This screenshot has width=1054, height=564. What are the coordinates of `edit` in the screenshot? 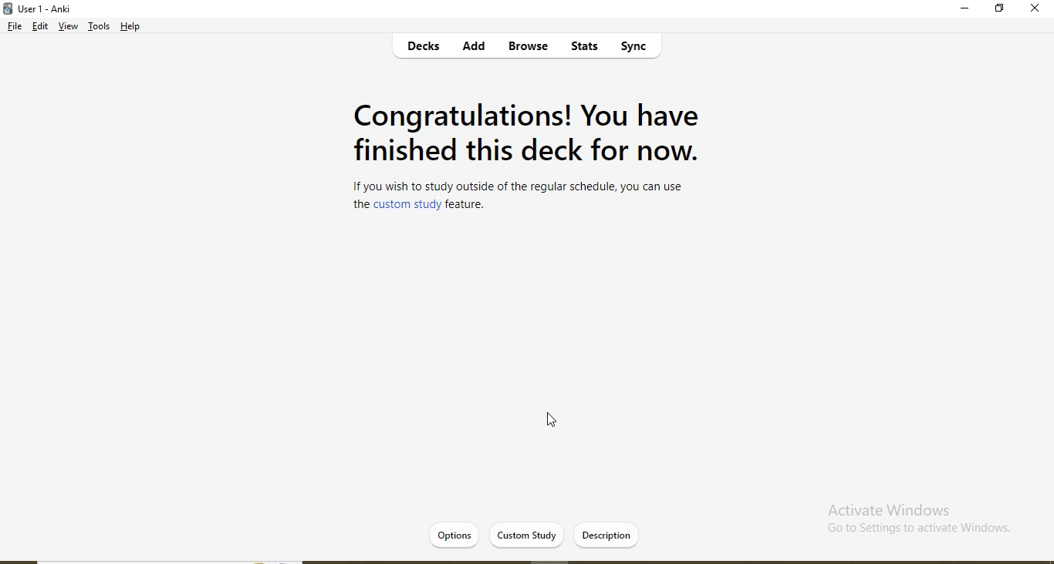 It's located at (41, 28).